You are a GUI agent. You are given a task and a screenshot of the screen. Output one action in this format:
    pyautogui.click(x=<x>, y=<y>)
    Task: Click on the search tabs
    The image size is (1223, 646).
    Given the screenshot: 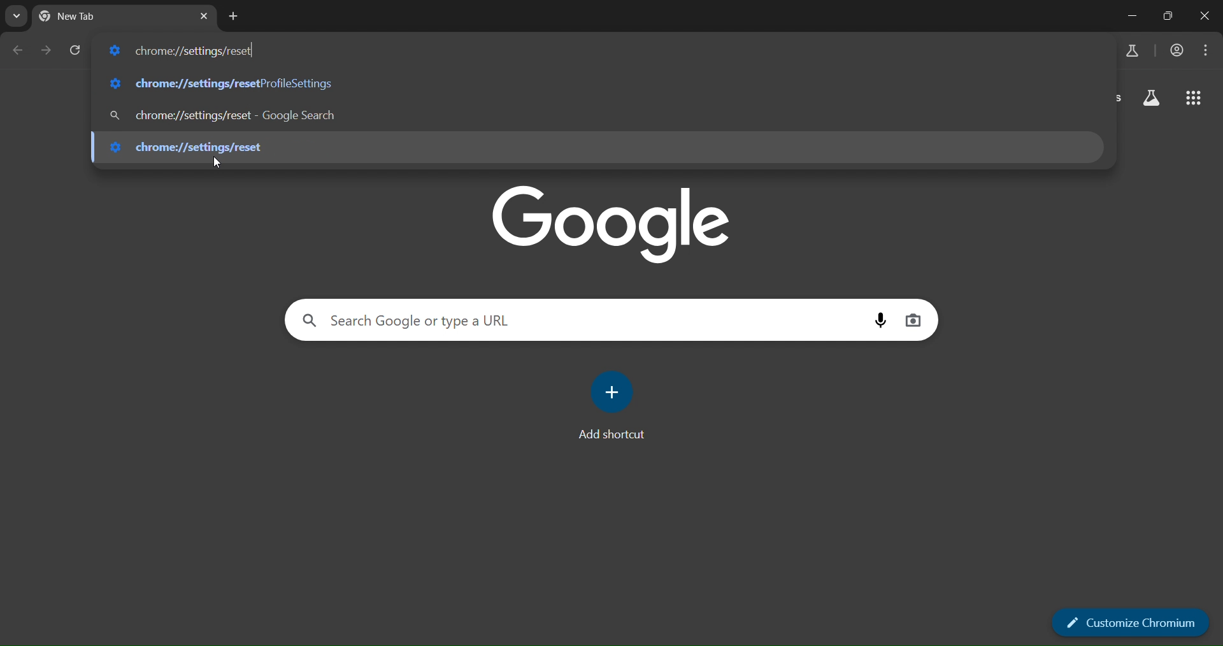 What is the action you would take?
    pyautogui.click(x=18, y=17)
    